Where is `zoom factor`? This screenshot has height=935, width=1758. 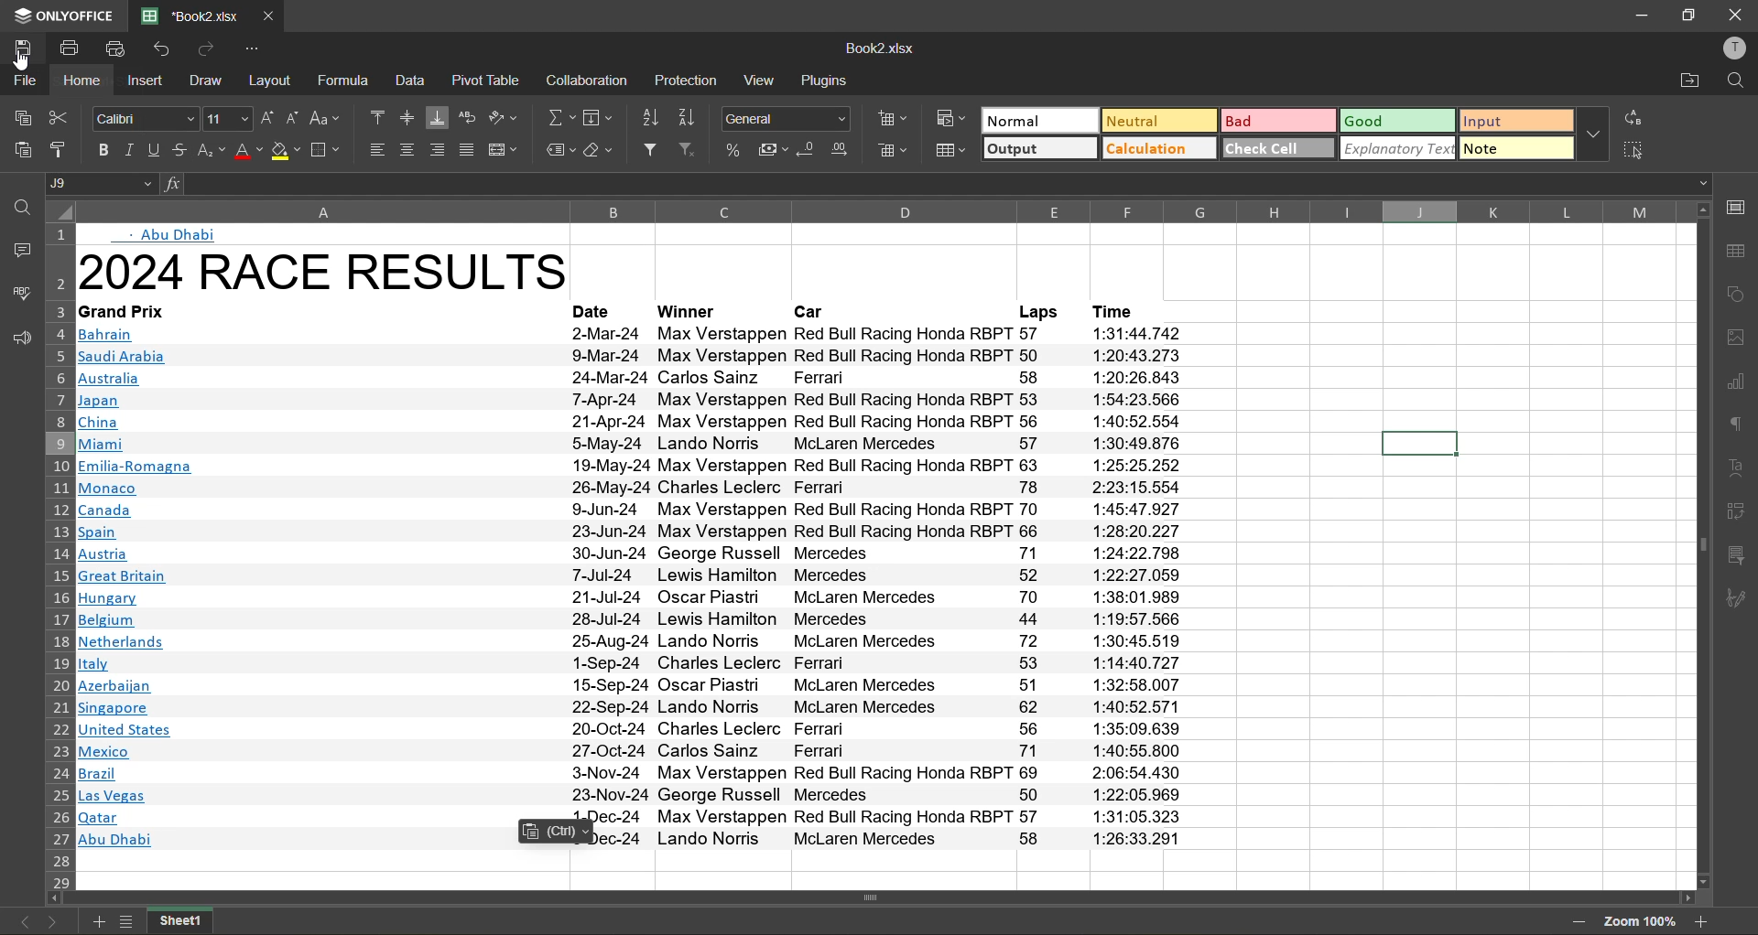
zoom factor is located at coordinates (1639, 920).